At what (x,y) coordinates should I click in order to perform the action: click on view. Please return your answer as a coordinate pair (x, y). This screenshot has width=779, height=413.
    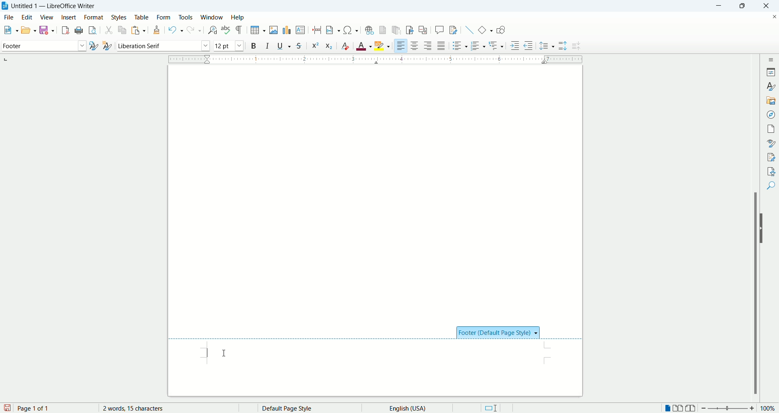
    Looking at the image, I should click on (47, 17).